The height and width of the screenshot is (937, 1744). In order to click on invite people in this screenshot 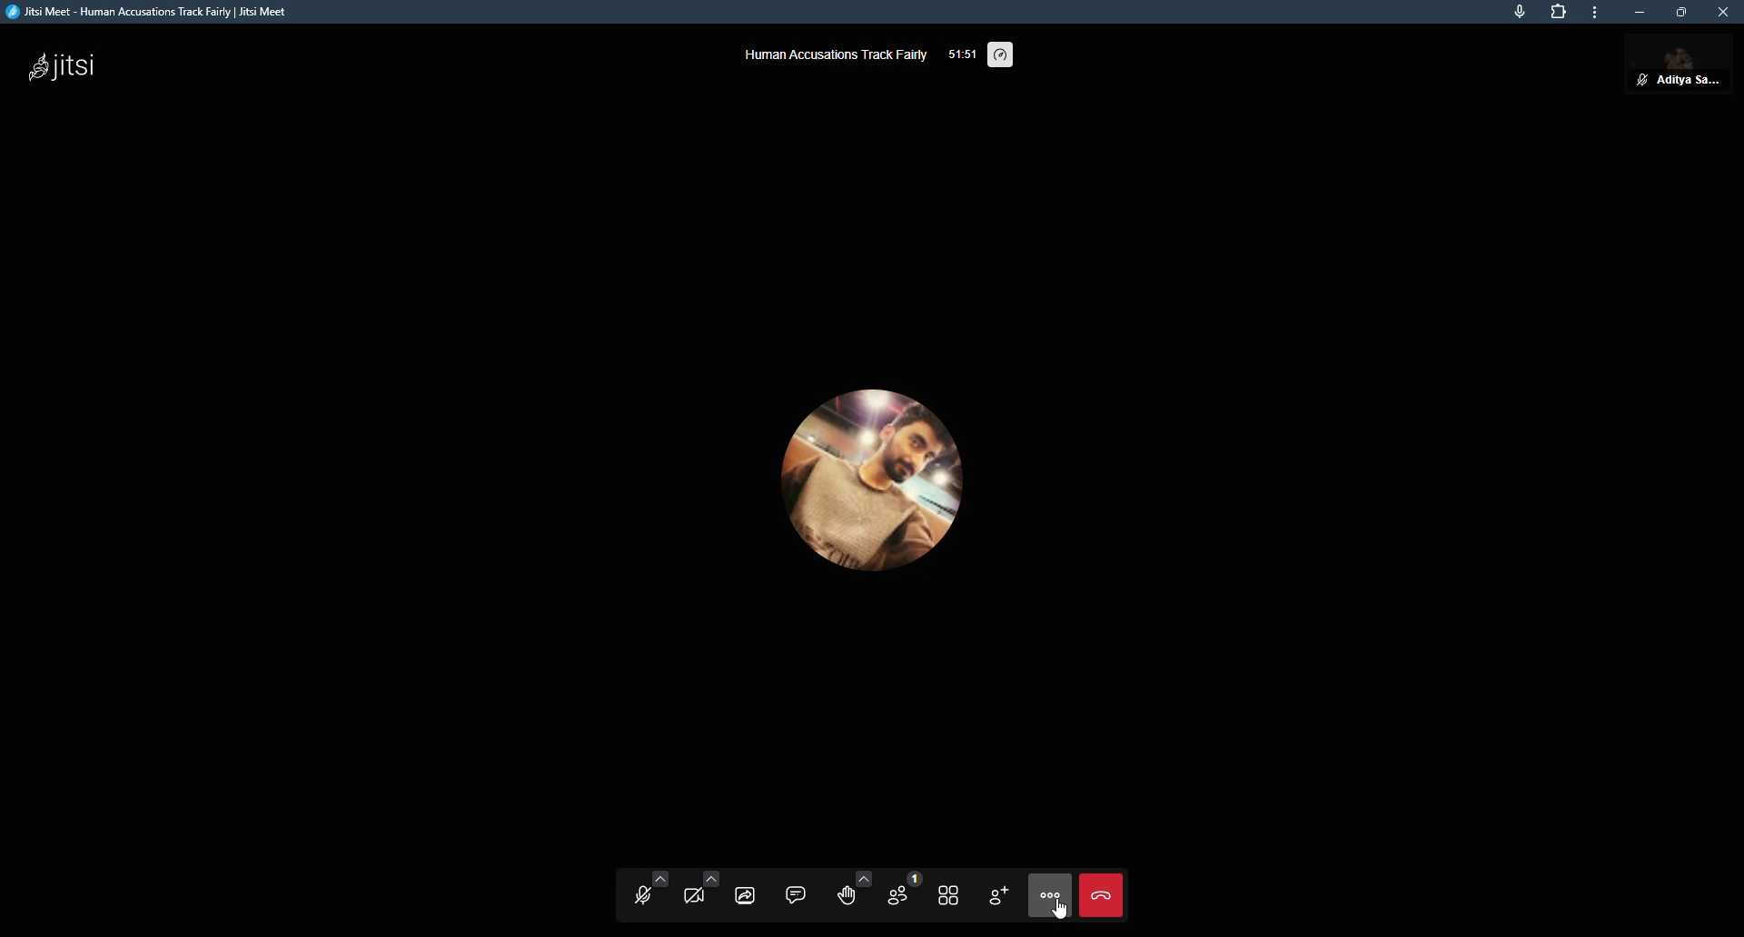, I will do `click(998, 895)`.